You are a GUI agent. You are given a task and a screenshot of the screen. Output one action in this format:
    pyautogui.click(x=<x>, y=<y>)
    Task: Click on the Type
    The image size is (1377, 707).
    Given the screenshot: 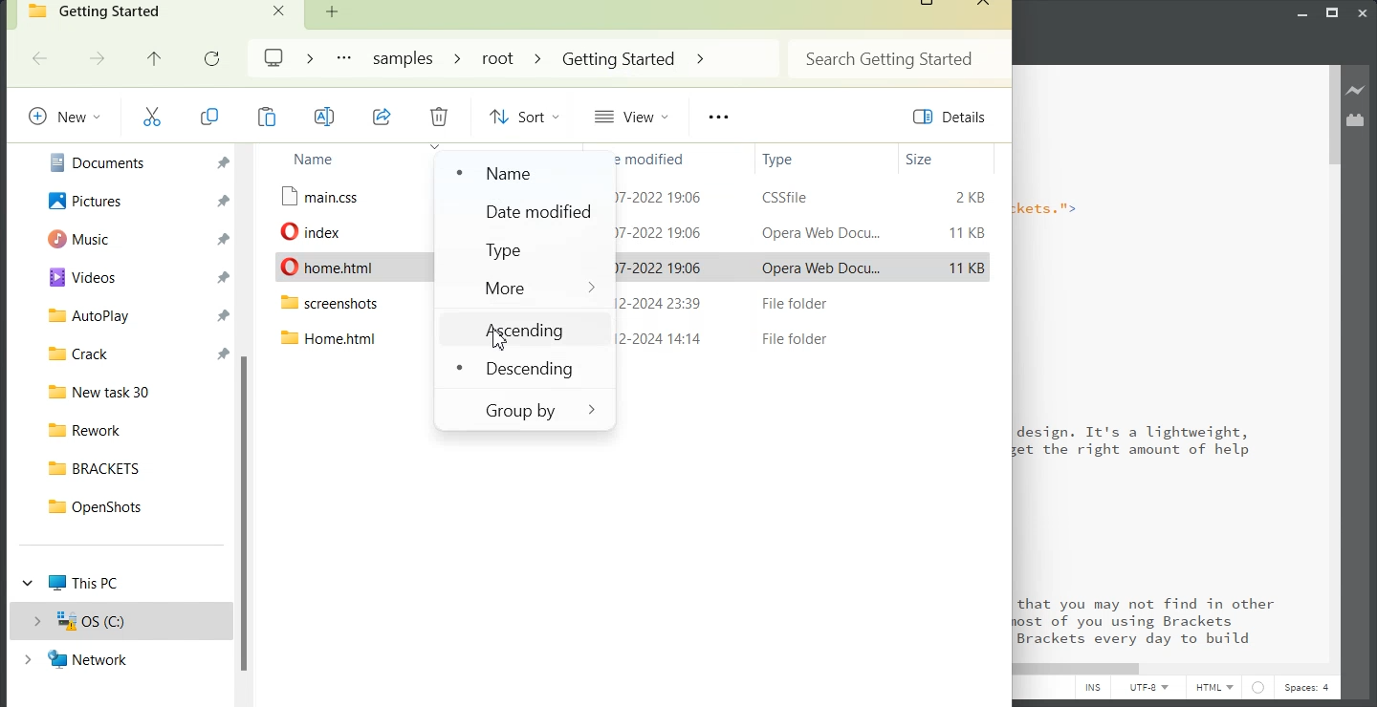 What is the action you would take?
    pyautogui.click(x=528, y=250)
    